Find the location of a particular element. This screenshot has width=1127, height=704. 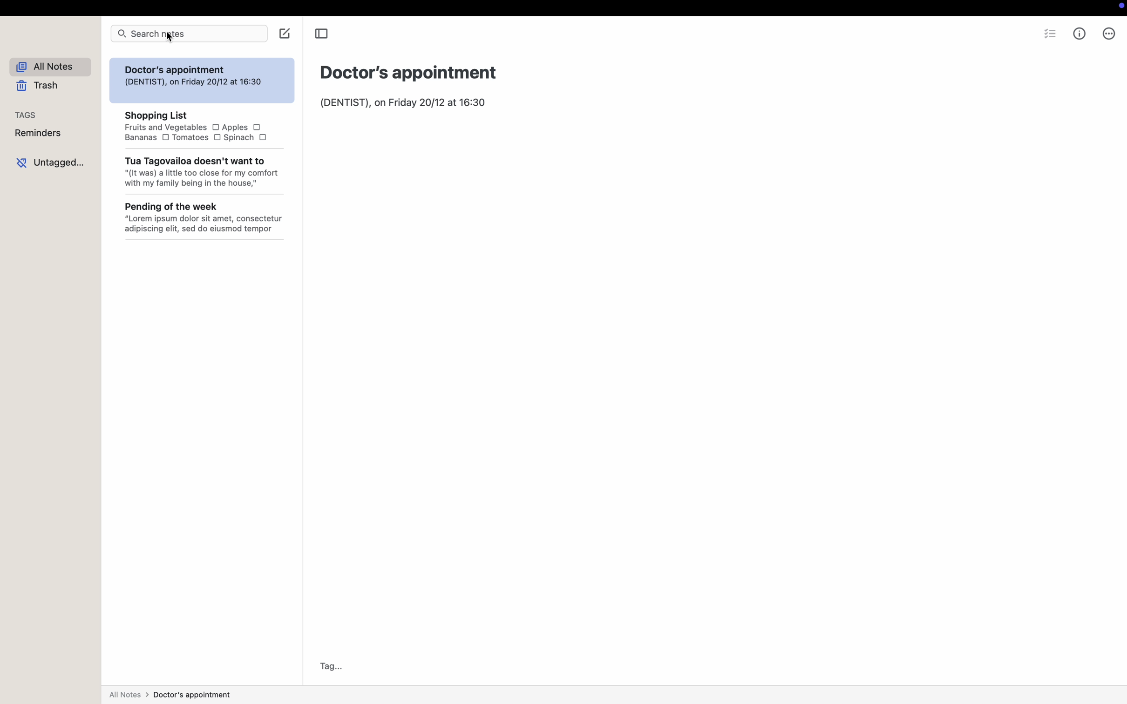

Doctor's appointment
(DENTIST), on Friday 20/12 at 16:30 is located at coordinates (194, 76).